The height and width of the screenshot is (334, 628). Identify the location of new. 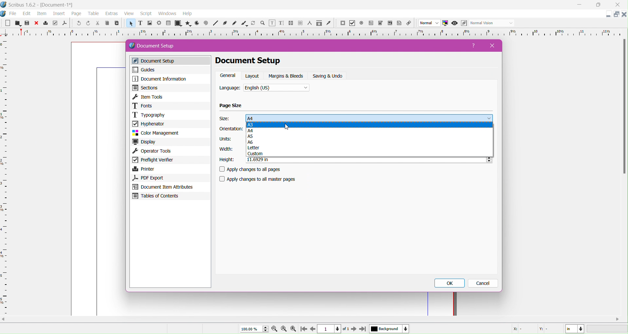
(7, 24).